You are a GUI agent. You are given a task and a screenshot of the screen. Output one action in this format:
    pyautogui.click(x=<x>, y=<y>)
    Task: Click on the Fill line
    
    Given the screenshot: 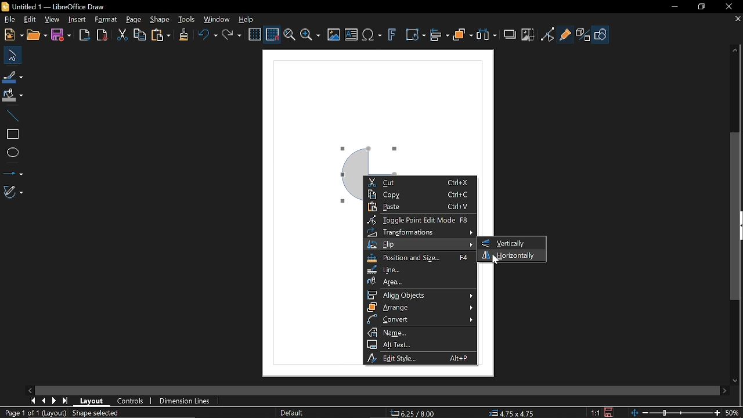 What is the action you would take?
    pyautogui.click(x=13, y=77)
    